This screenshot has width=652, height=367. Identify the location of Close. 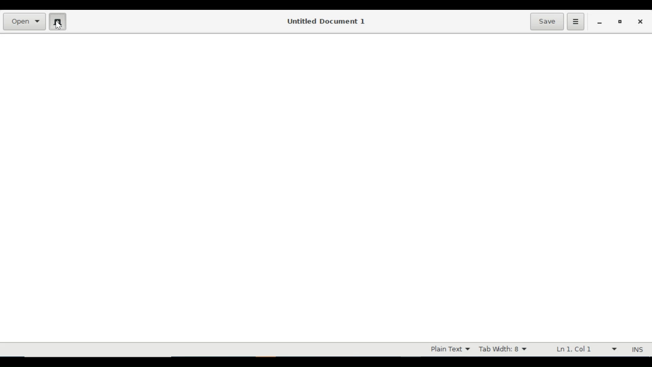
(642, 21).